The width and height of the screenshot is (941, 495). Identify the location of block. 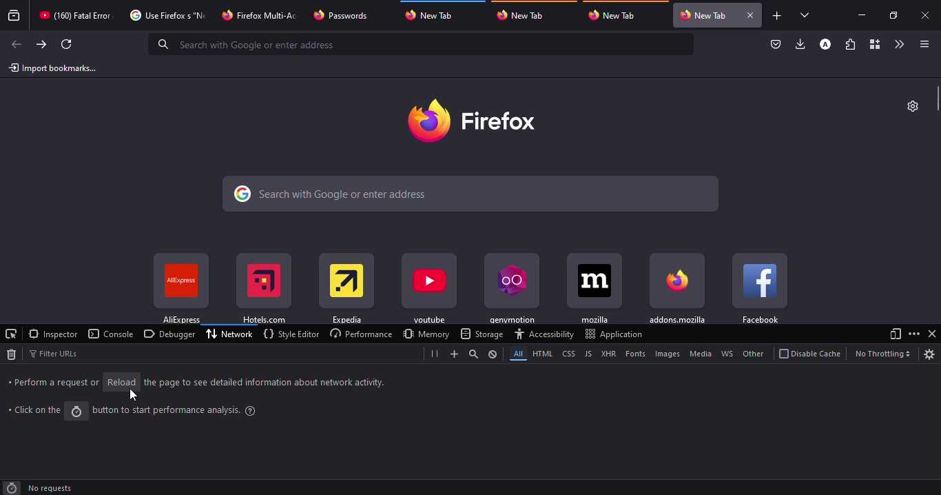
(493, 354).